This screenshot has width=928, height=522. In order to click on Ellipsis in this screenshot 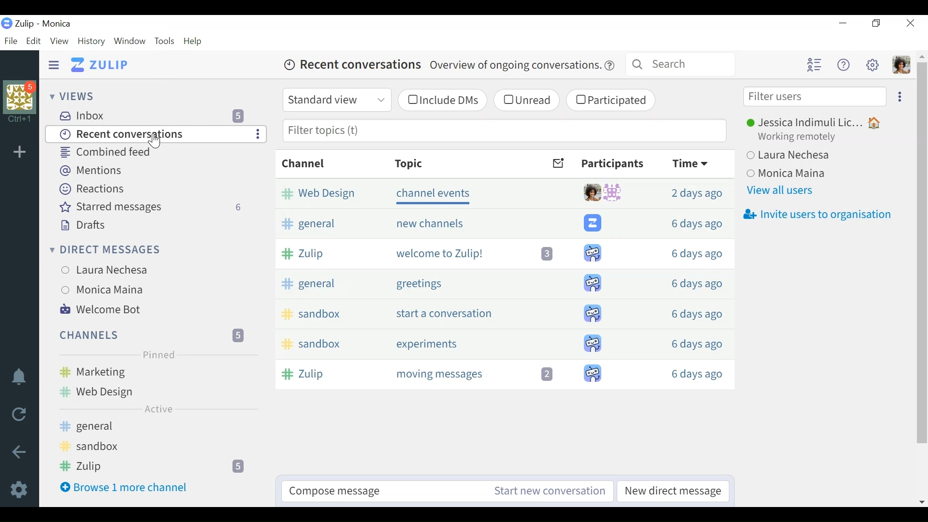, I will do `click(259, 134)`.